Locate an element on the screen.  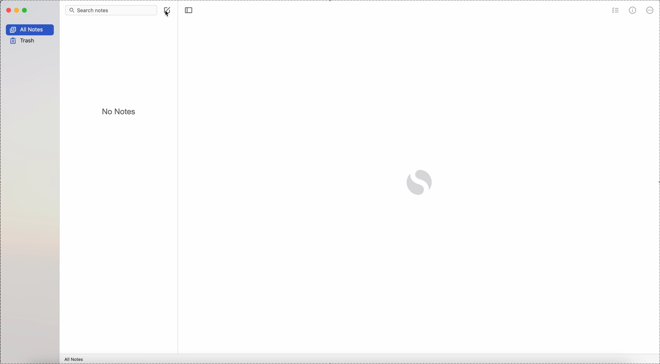
trash is located at coordinates (21, 40).